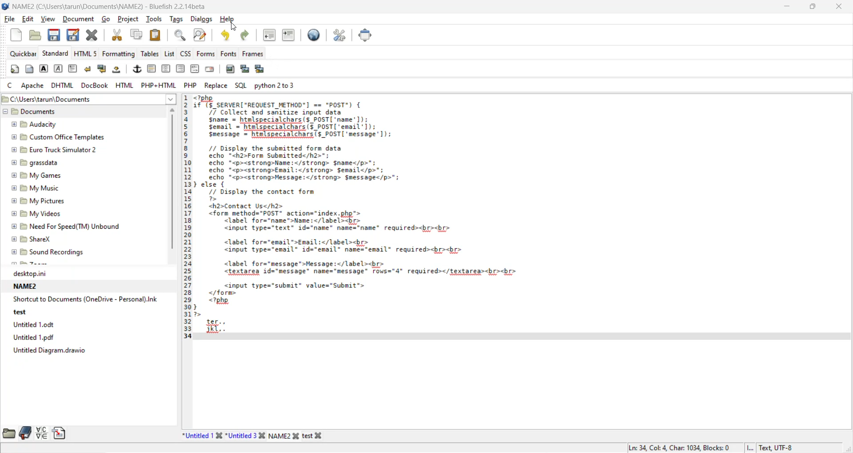  Describe the element at coordinates (289, 35) in the screenshot. I see `indent` at that location.